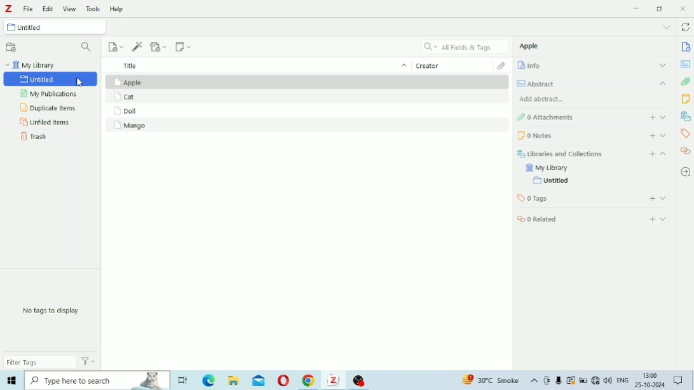 The image size is (694, 390). I want to click on Notes, so click(686, 99).